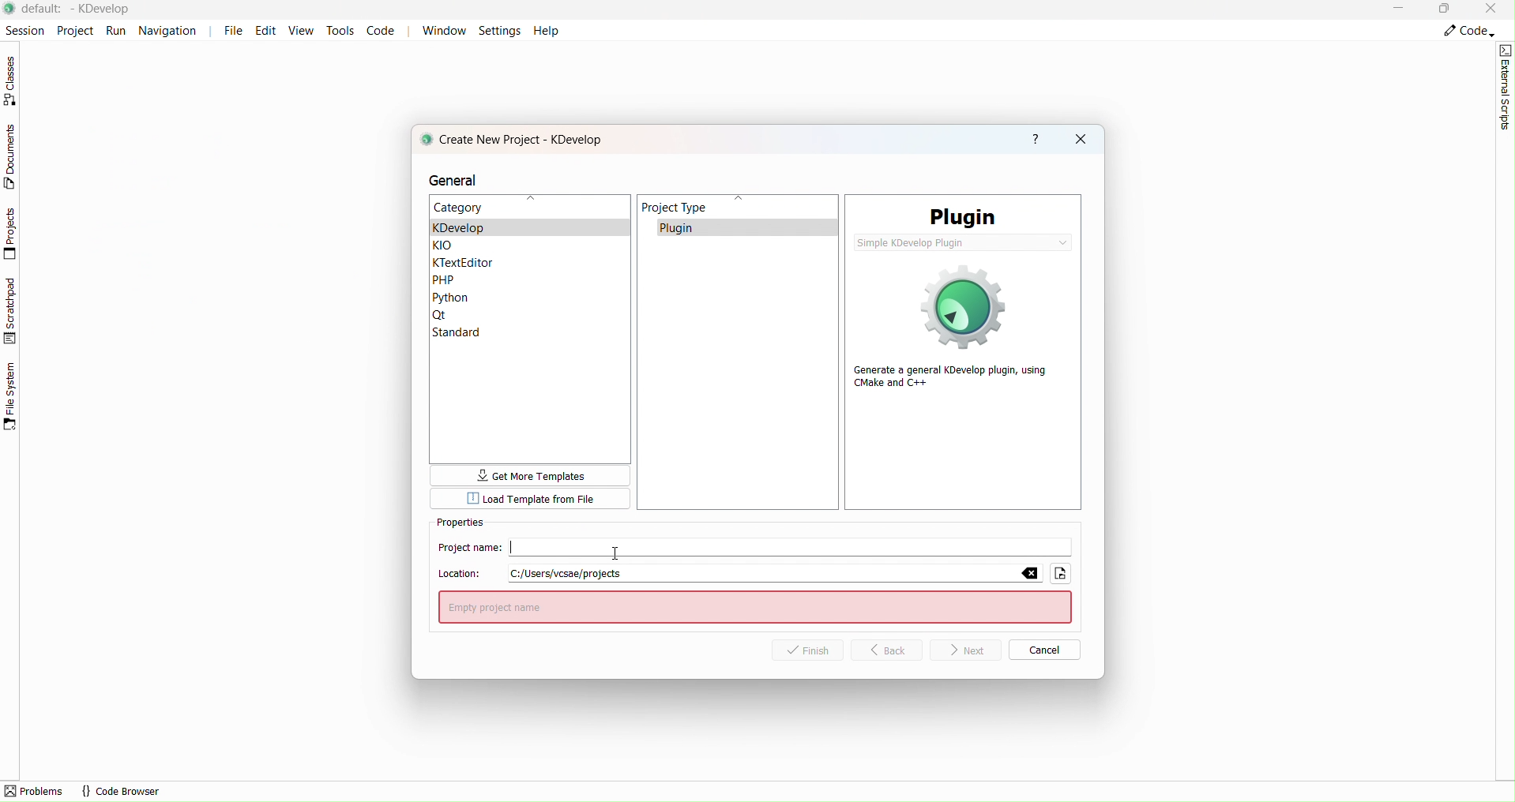  Describe the element at coordinates (966, 650) in the screenshot. I see `Next` at that location.